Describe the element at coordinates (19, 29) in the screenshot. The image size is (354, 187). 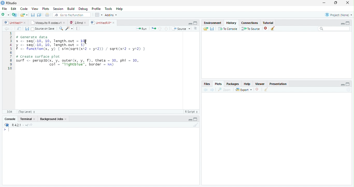
I see `Show in new window` at that location.